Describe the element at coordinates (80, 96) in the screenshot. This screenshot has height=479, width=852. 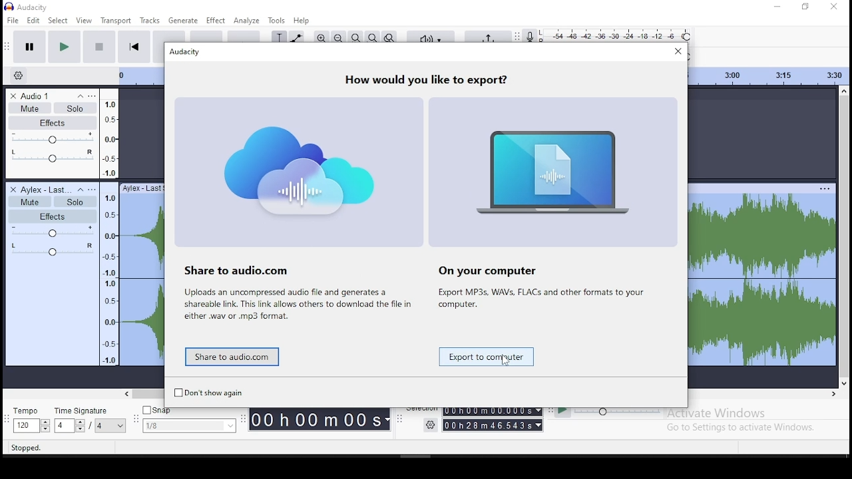
I see `collapse` at that location.